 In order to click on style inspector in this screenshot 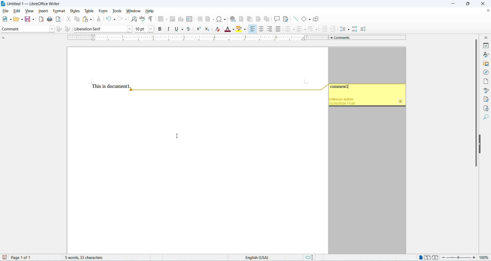, I will do `click(485, 91)`.